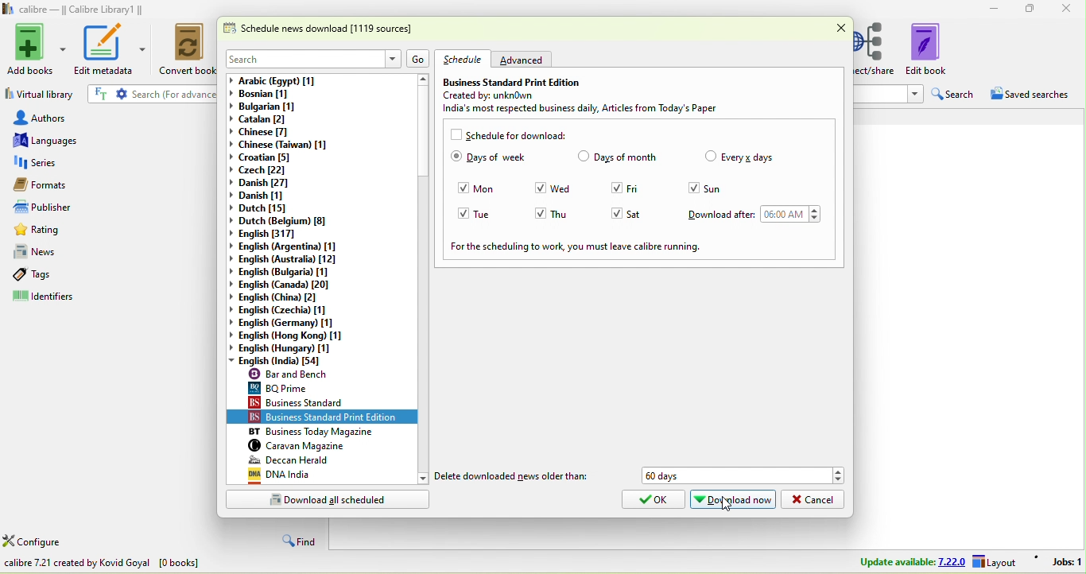 The image size is (1086, 574). What do you see at coordinates (541, 188) in the screenshot?
I see `Checkbox` at bounding box center [541, 188].